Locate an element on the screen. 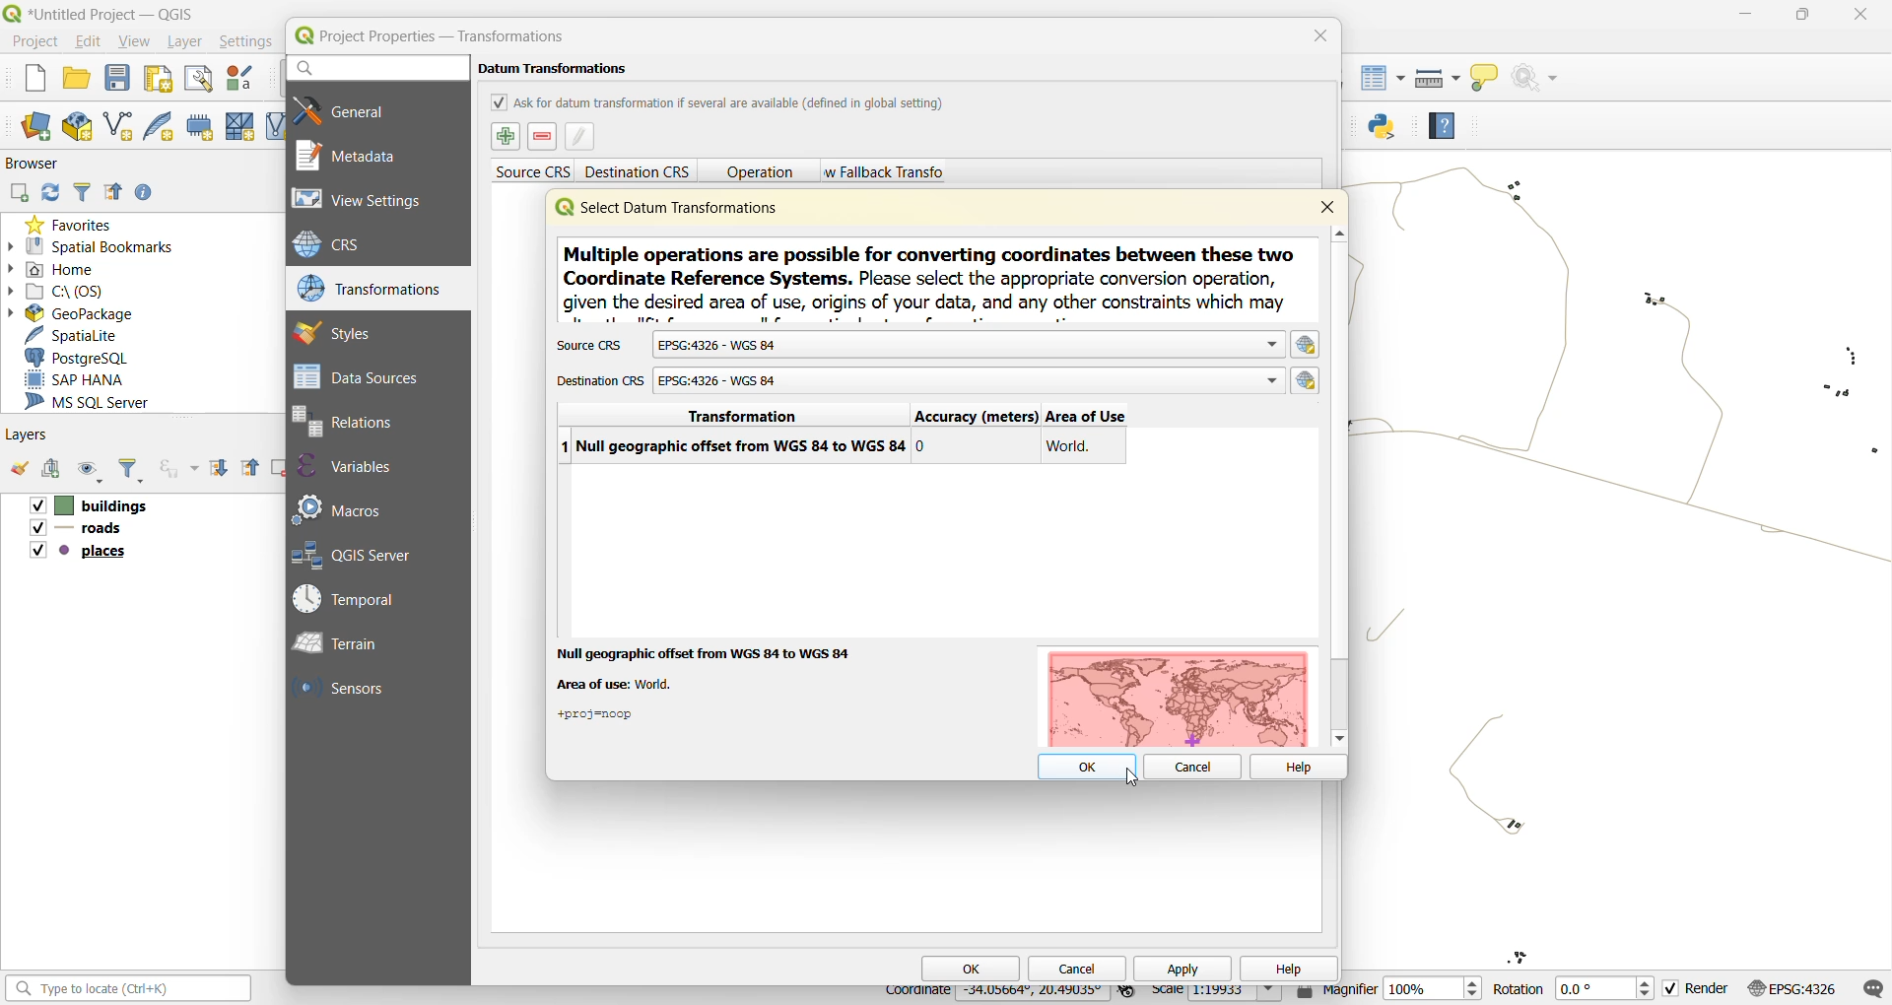 The width and height of the screenshot is (1892, 1005). spatialite is located at coordinates (79, 334).